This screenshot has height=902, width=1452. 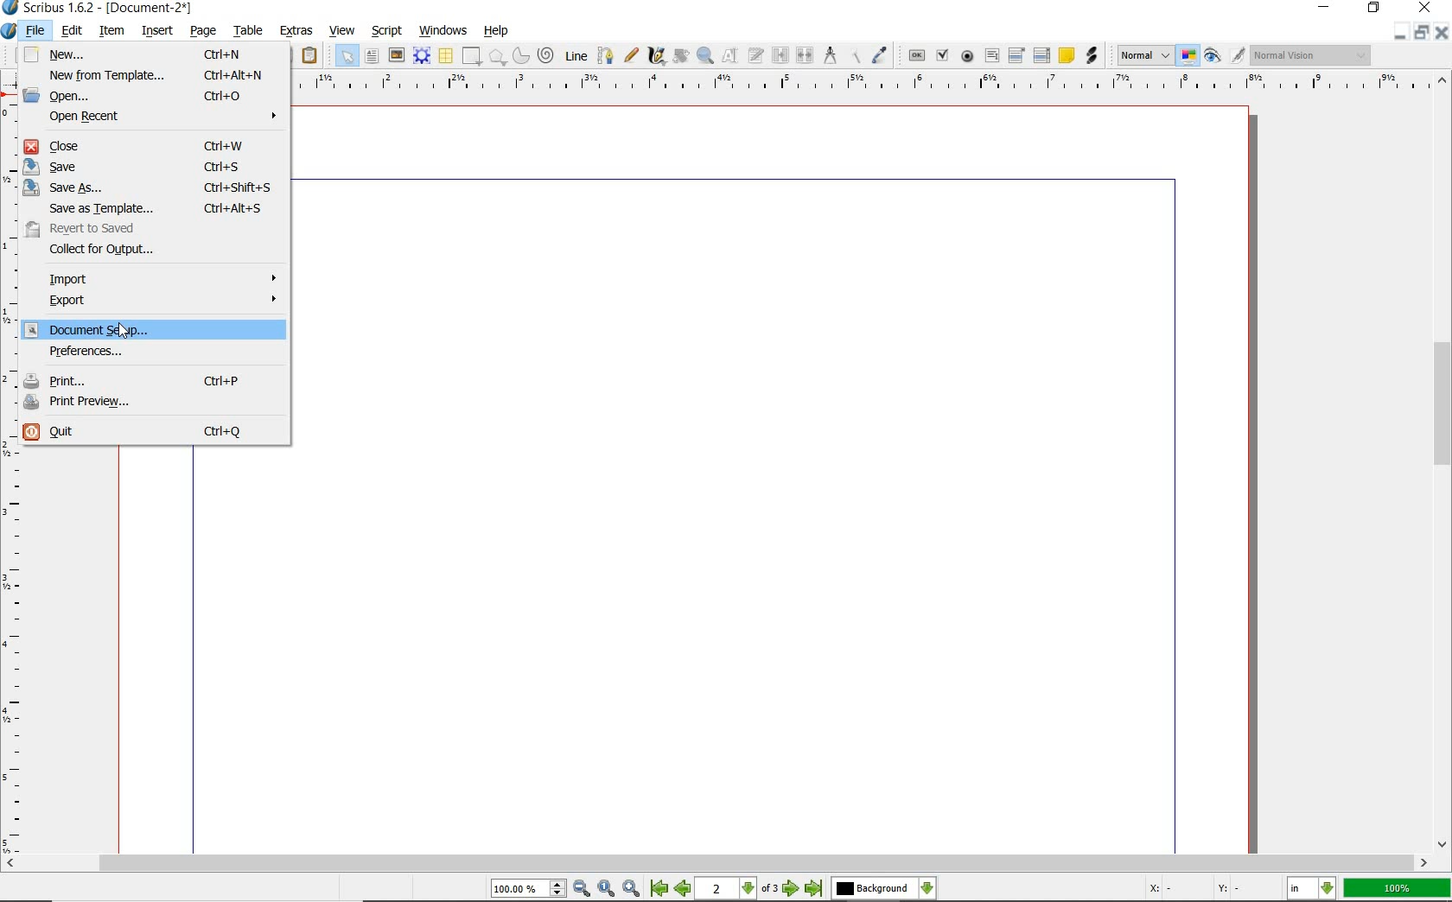 I want to click on pdf combo box, so click(x=1017, y=57).